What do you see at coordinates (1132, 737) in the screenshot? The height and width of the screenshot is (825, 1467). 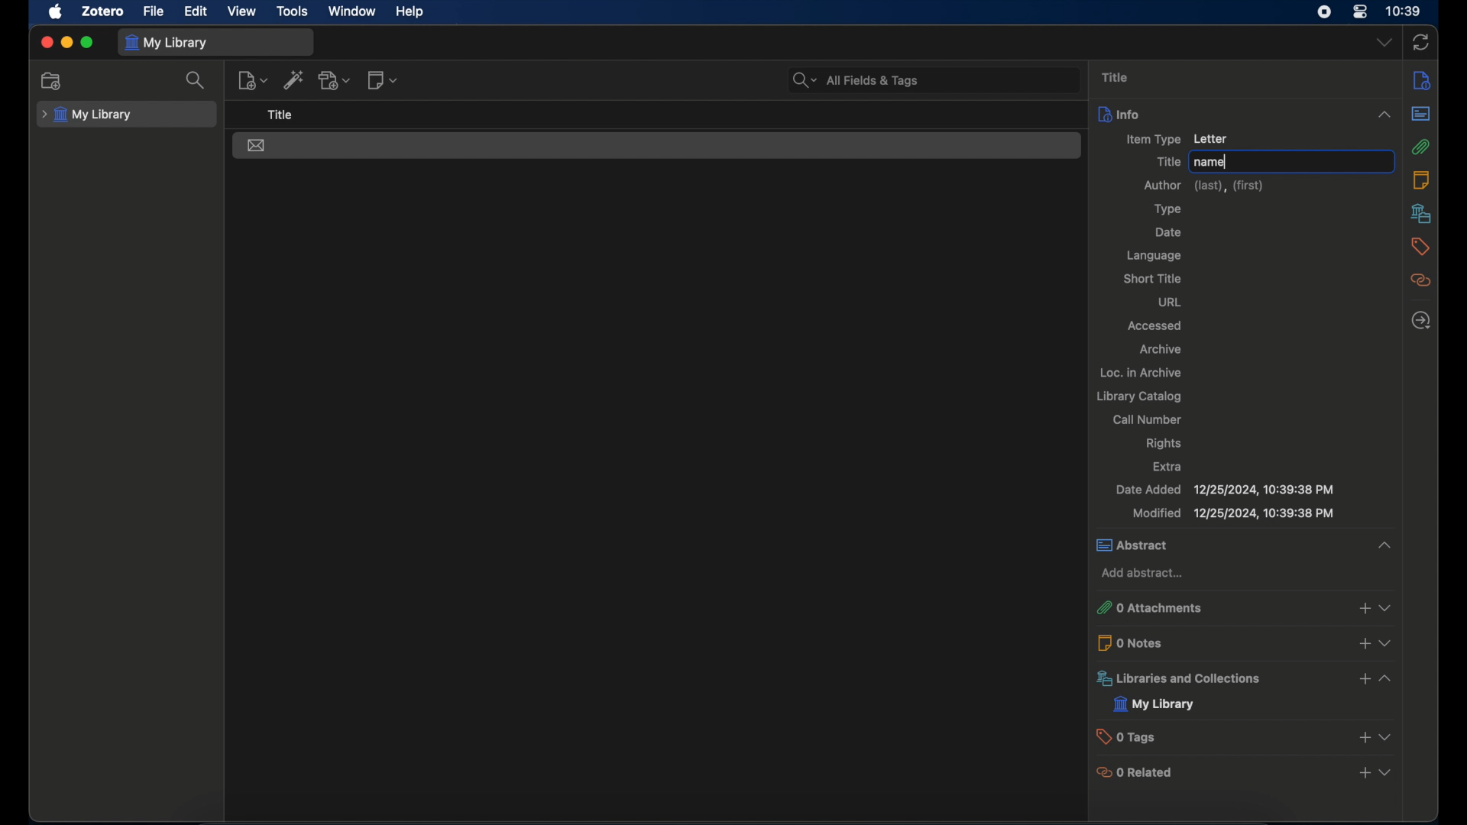 I see `0 tags` at bounding box center [1132, 737].